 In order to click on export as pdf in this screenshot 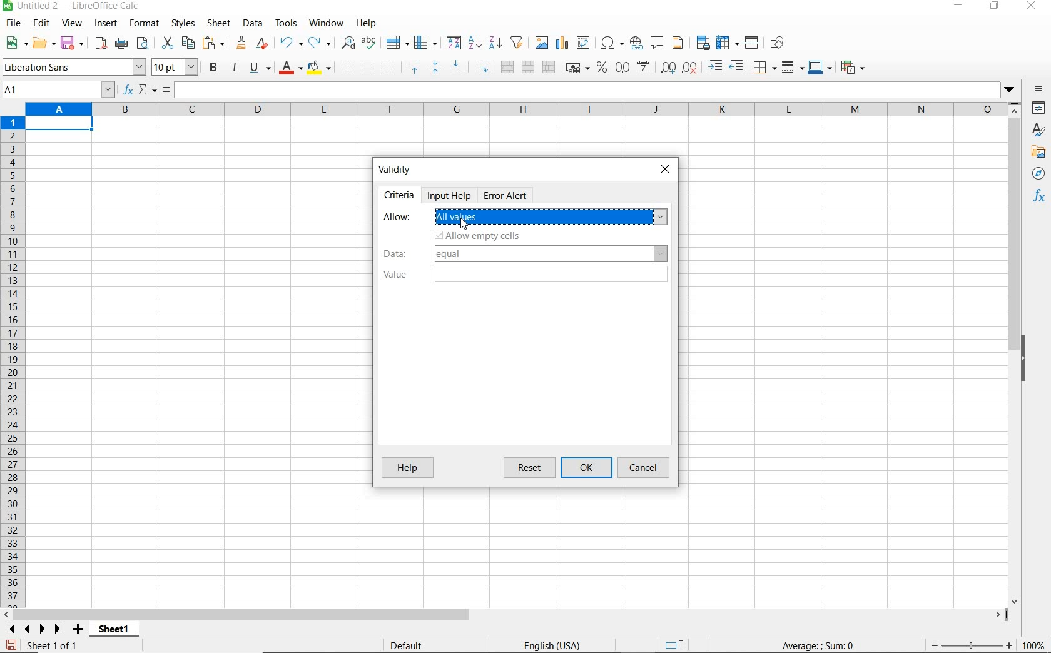, I will do `click(100, 43)`.